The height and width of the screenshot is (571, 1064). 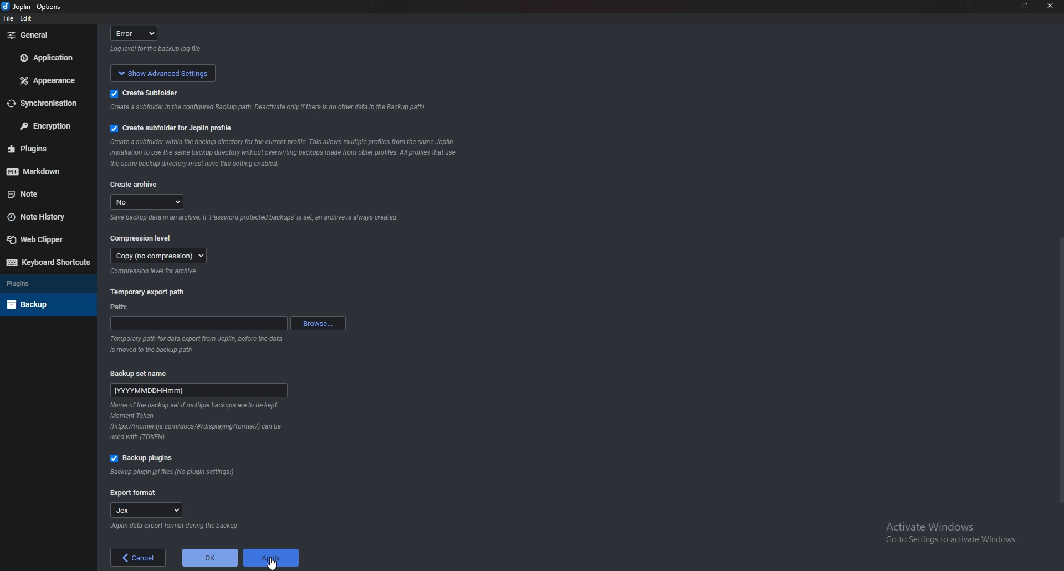 What do you see at coordinates (45, 283) in the screenshot?
I see `Plugins` at bounding box center [45, 283].